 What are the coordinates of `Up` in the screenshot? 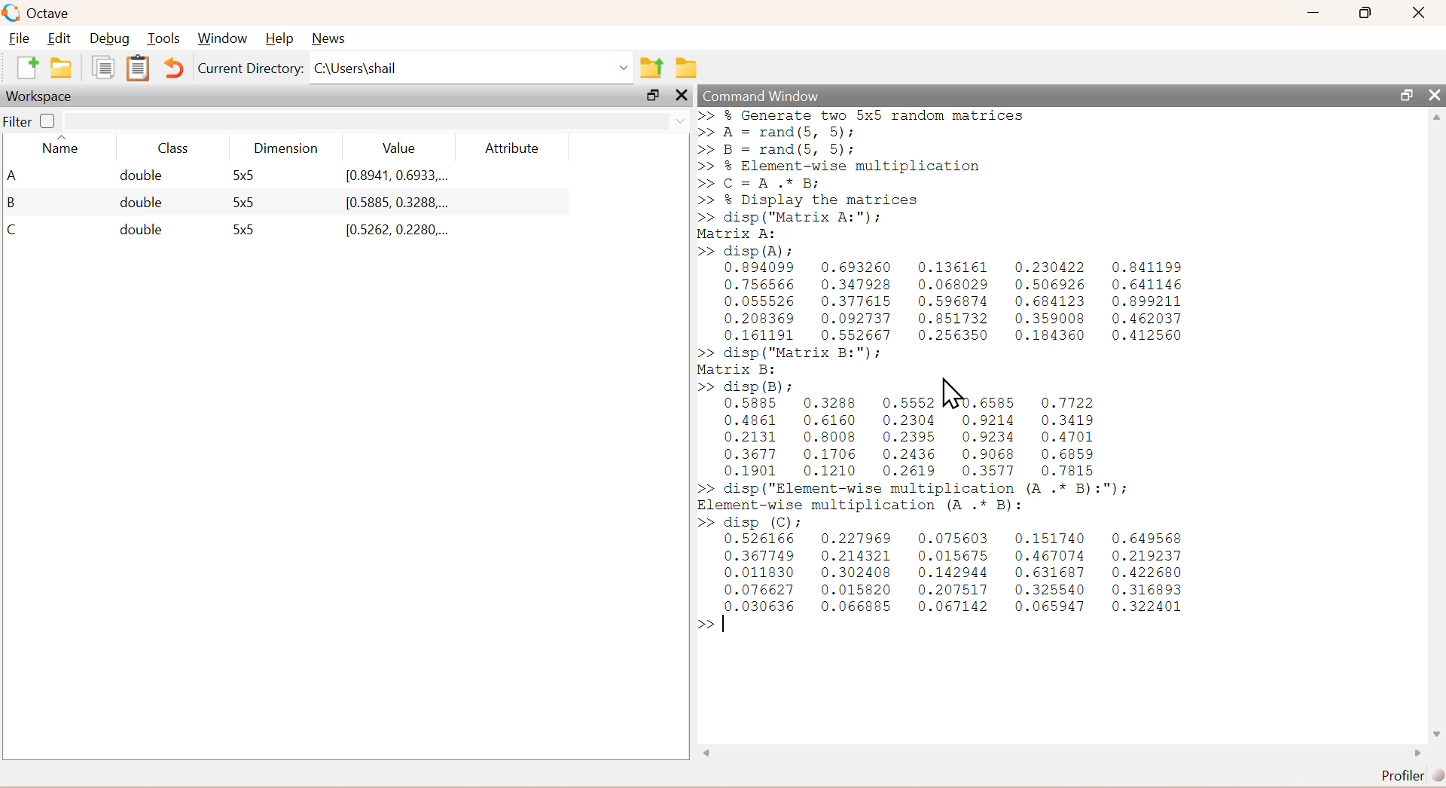 It's located at (1437, 119).